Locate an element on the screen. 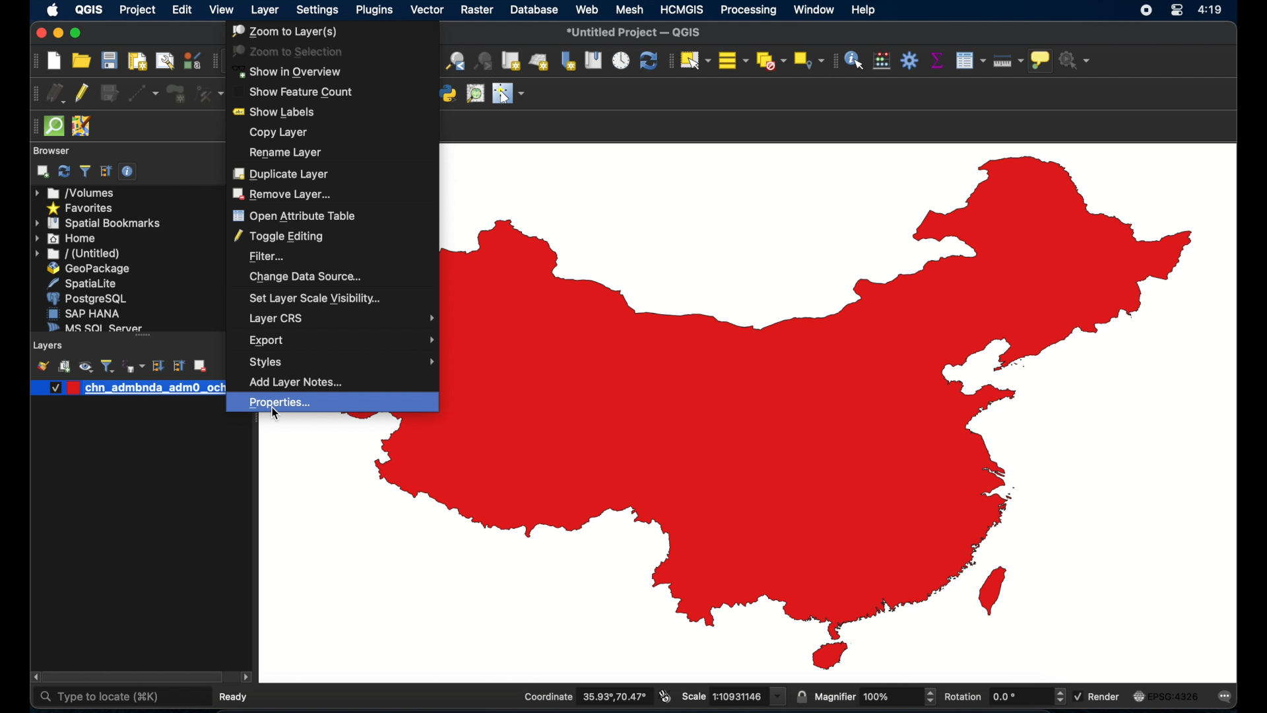 This screenshot has height=713, width=1267. increase or decrease rotation value is located at coordinates (1062, 696).